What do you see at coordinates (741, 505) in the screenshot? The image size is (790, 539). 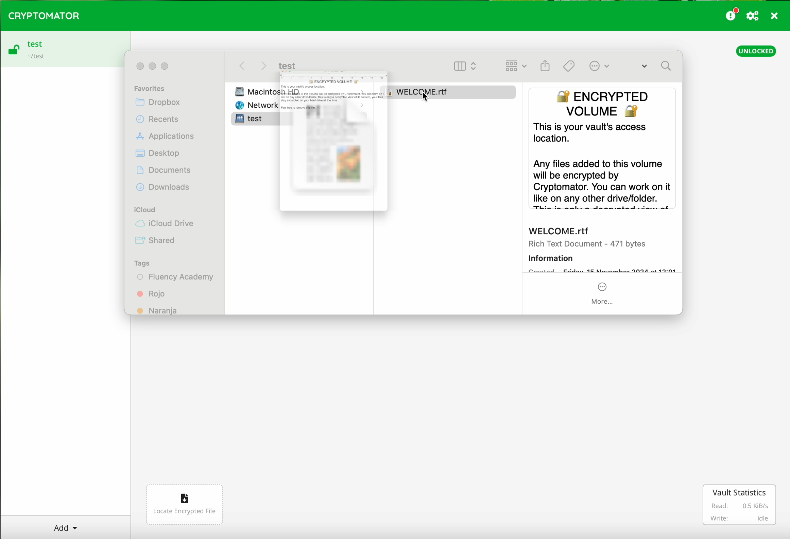 I see `vault statistics` at bounding box center [741, 505].